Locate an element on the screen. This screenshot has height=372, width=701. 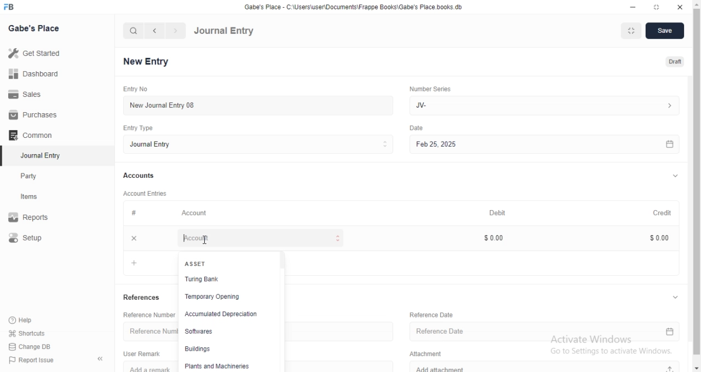
Debit is located at coordinates (503, 212).